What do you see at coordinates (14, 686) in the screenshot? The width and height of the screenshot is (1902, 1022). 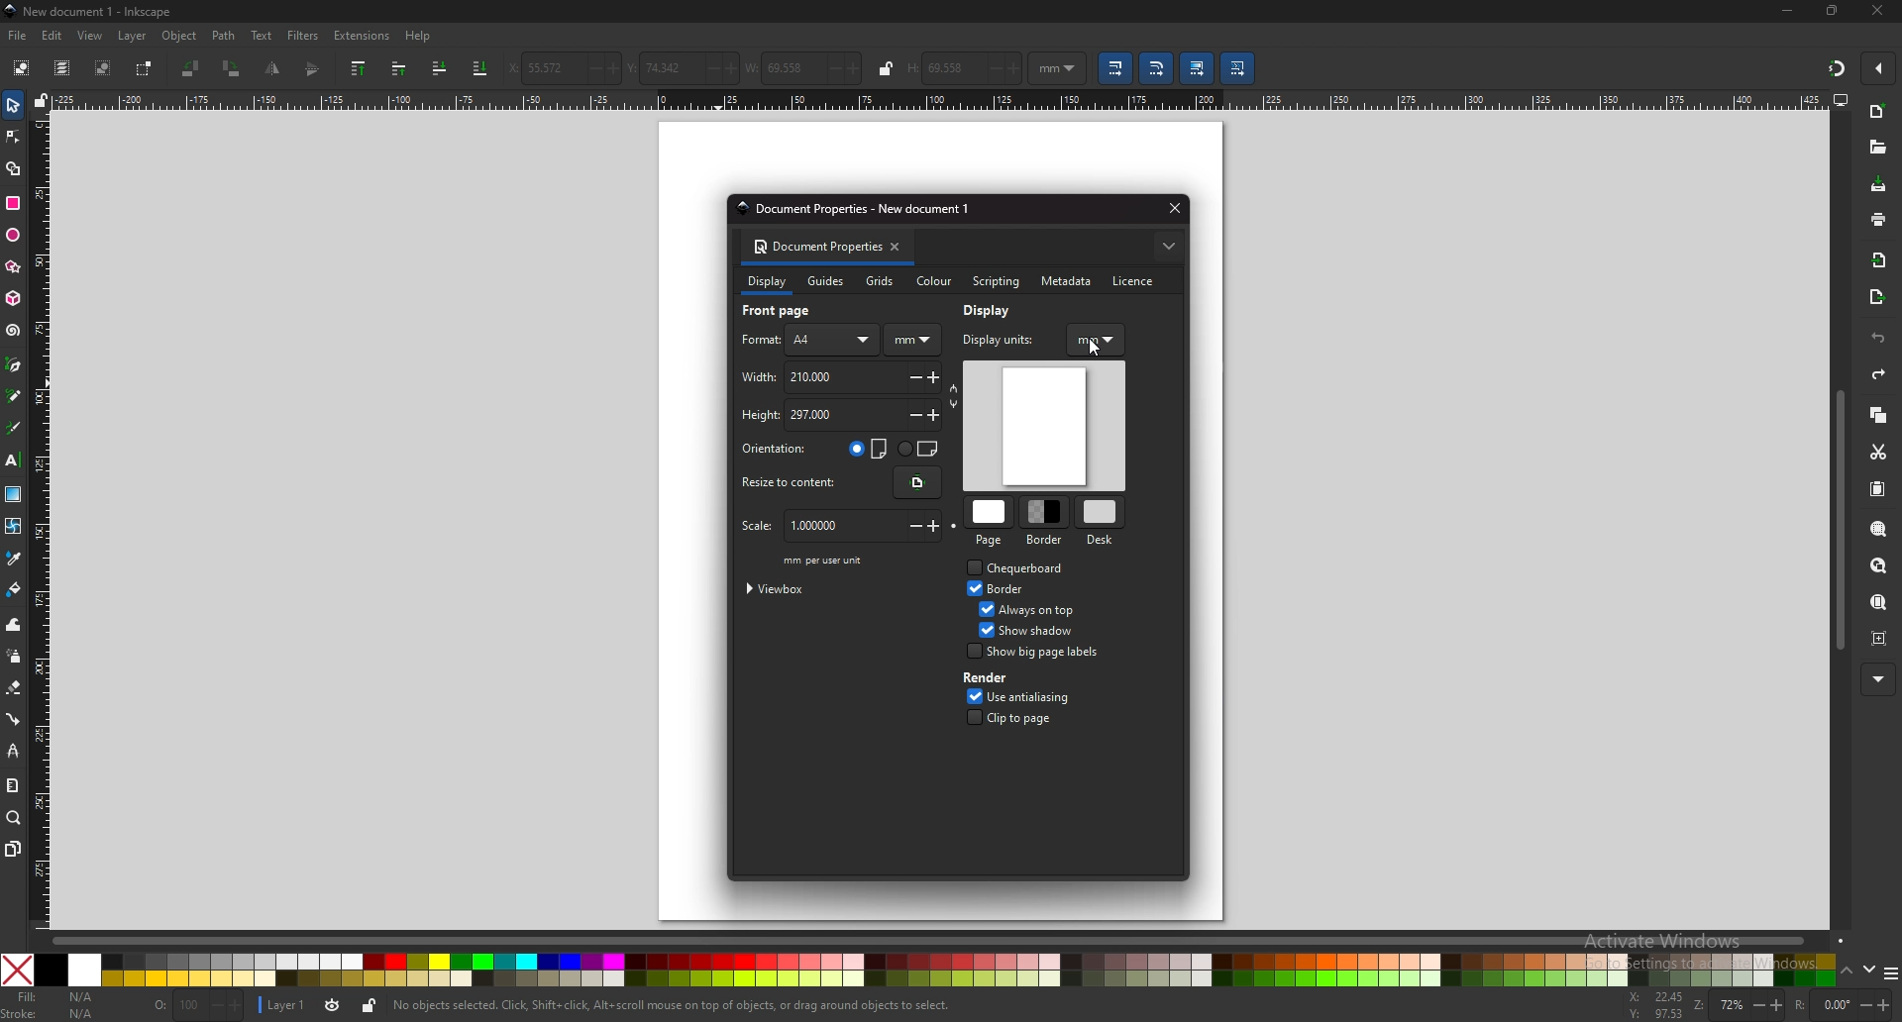 I see `erase` at bounding box center [14, 686].